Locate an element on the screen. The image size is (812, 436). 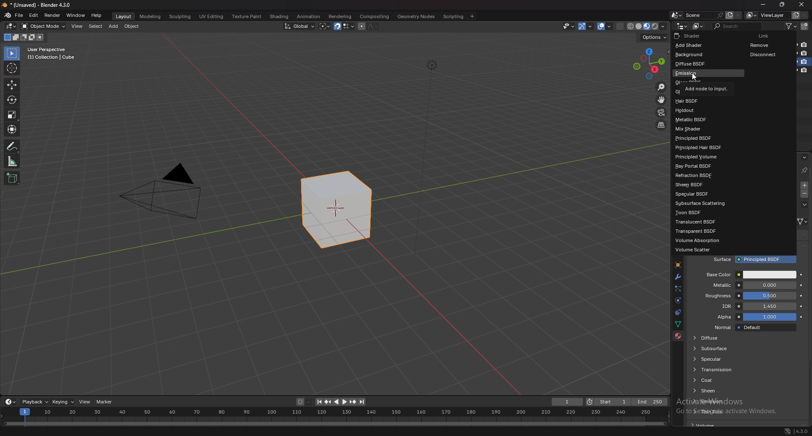
principled volume is located at coordinates (706, 158).